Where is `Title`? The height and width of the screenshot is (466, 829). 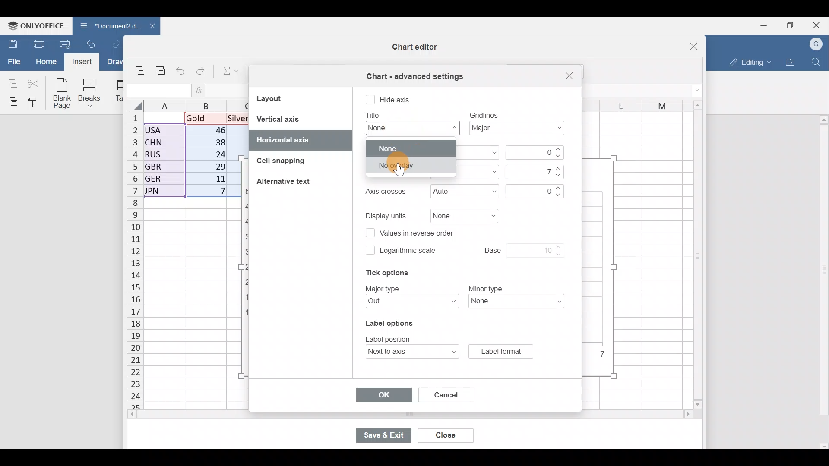 Title is located at coordinates (410, 128).